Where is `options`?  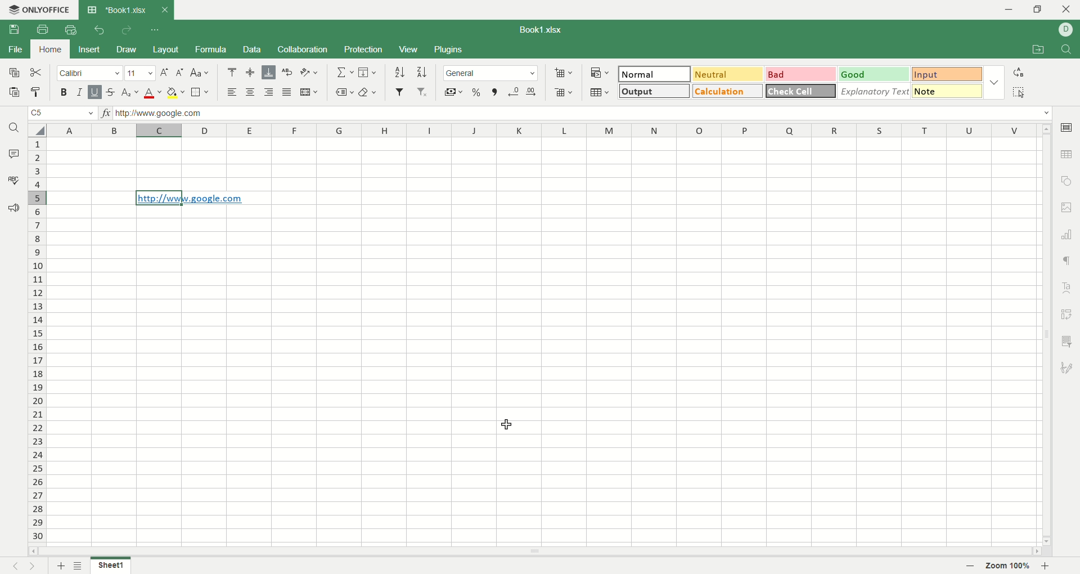 options is located at coordinates (996, 80).